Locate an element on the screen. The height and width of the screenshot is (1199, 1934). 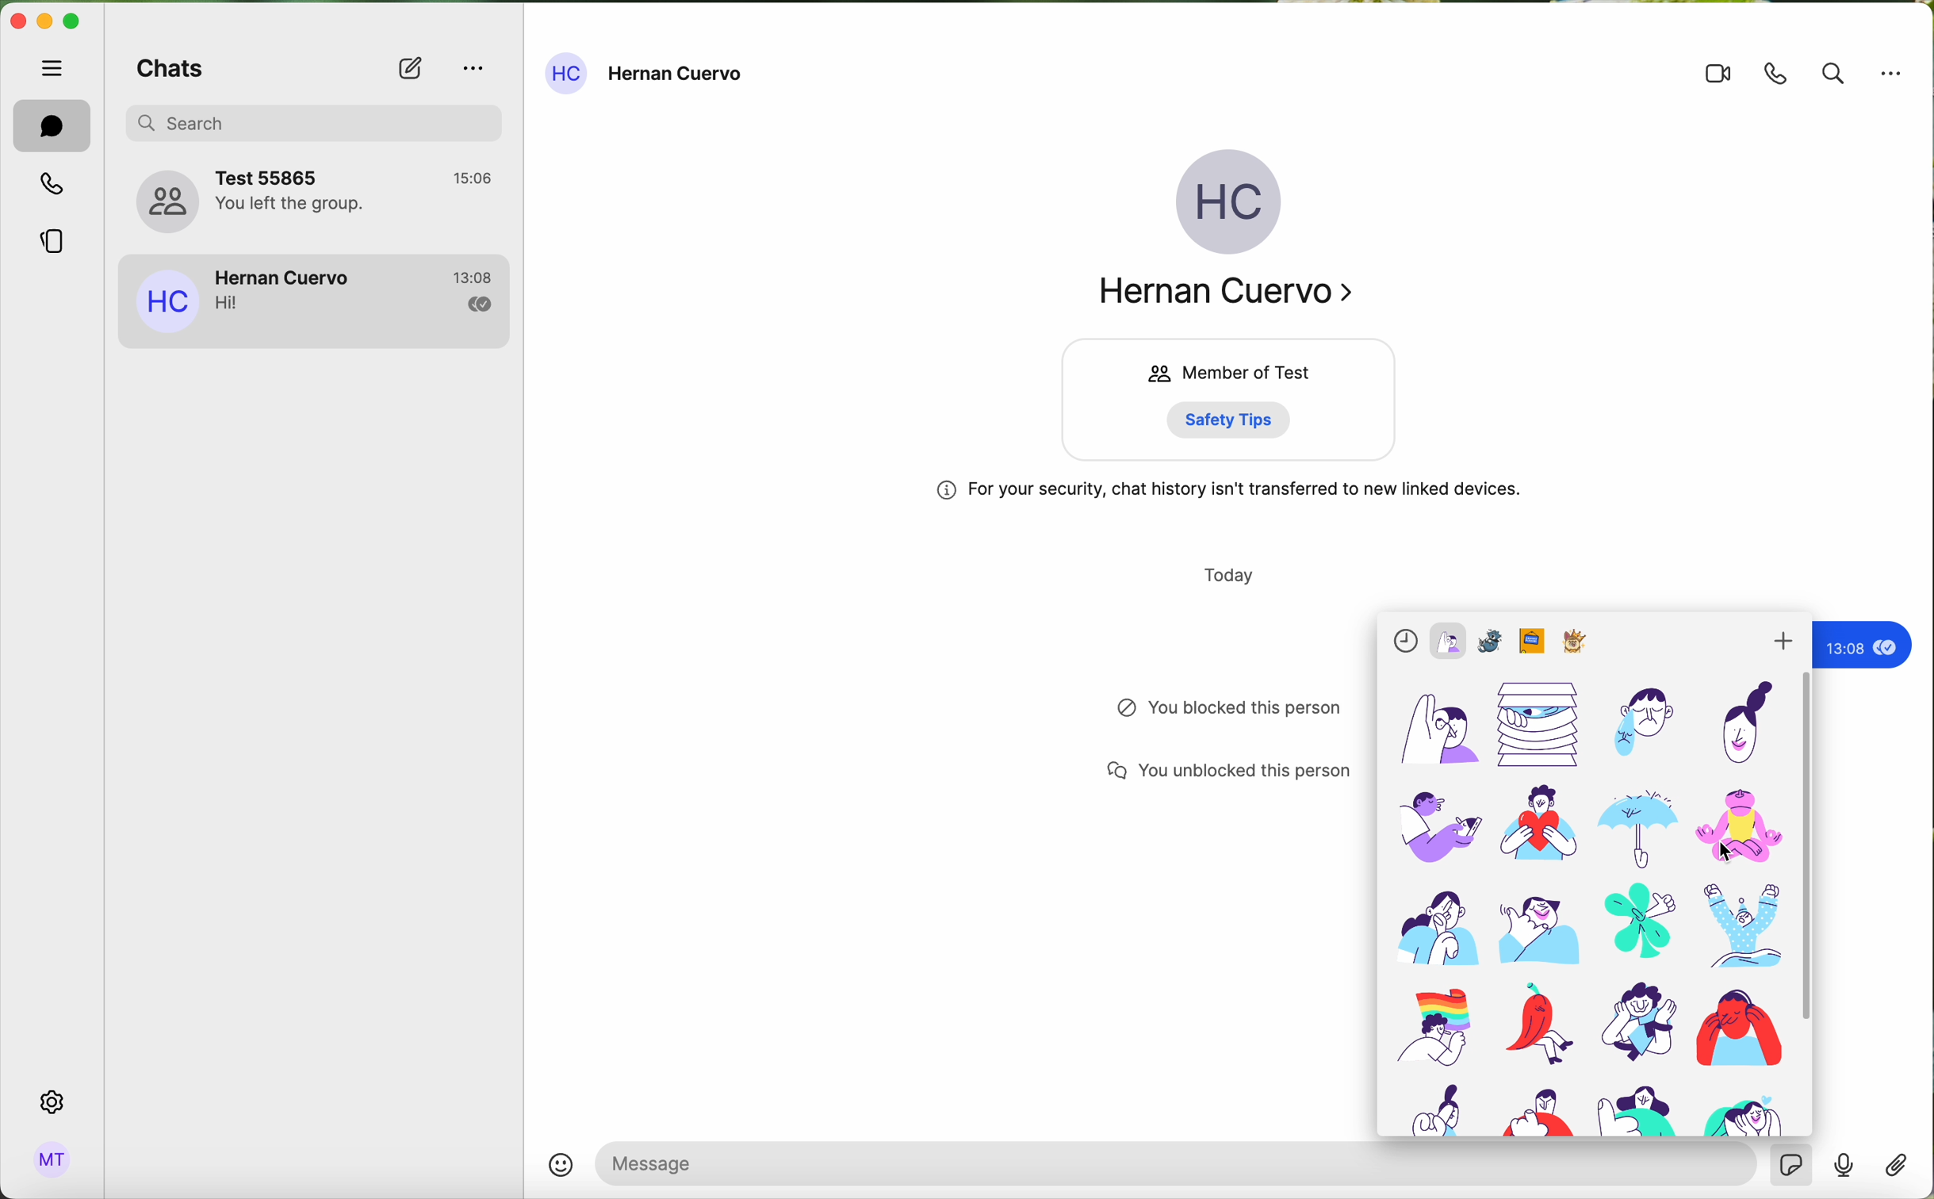
MEMBER OF TEST is located at coordinates (1223, 372).